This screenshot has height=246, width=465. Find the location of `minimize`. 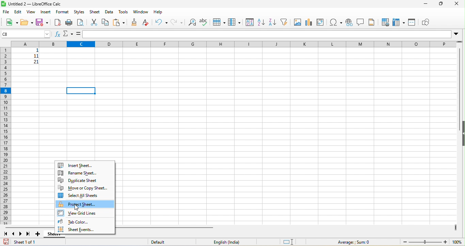

minimize is located at coordinates (427, 4).